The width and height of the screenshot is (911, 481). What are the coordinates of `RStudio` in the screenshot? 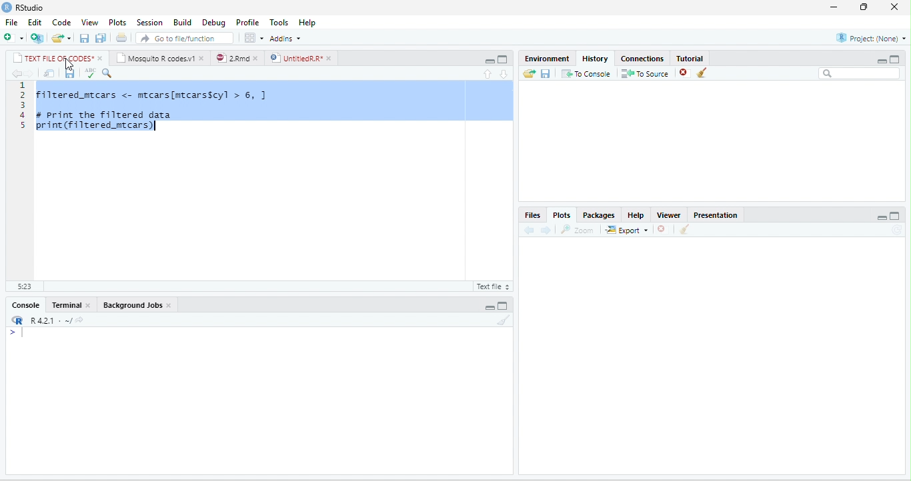 It's located at (29, 7).